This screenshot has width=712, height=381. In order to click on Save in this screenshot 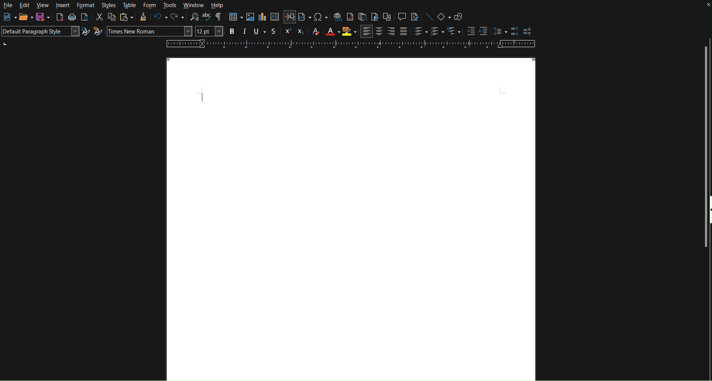, I will do `click(42, 18)`.